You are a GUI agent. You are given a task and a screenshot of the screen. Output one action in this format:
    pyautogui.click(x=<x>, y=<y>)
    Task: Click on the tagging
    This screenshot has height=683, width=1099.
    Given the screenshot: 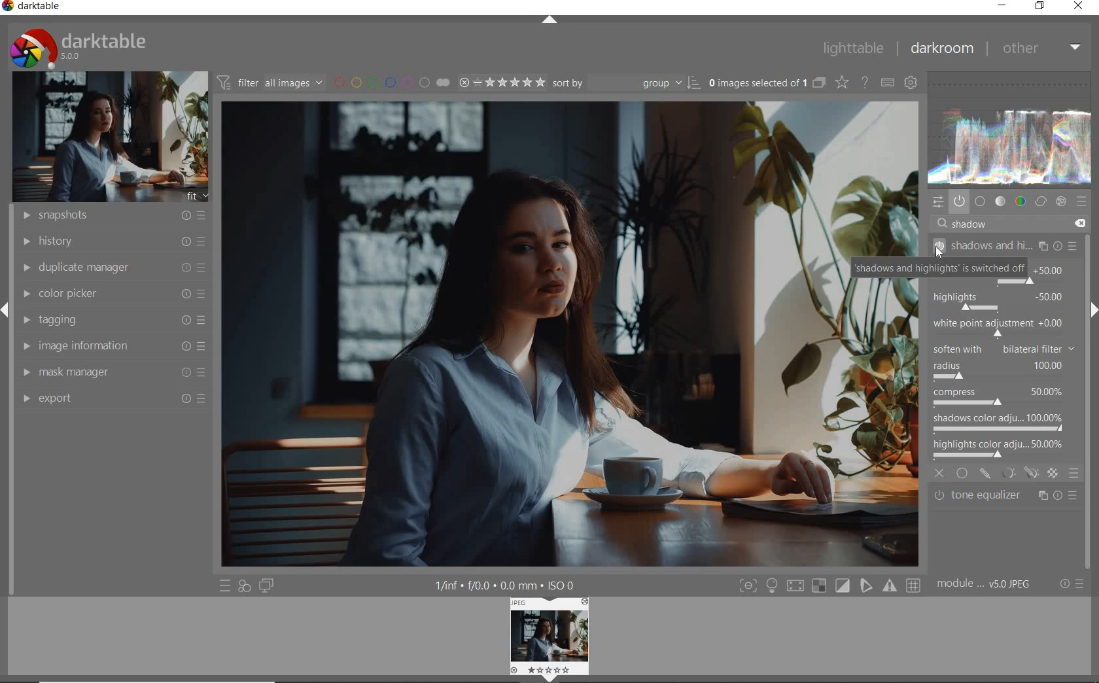 What is the action you would take?
    pyautogui.click(x=112, y=320)
    